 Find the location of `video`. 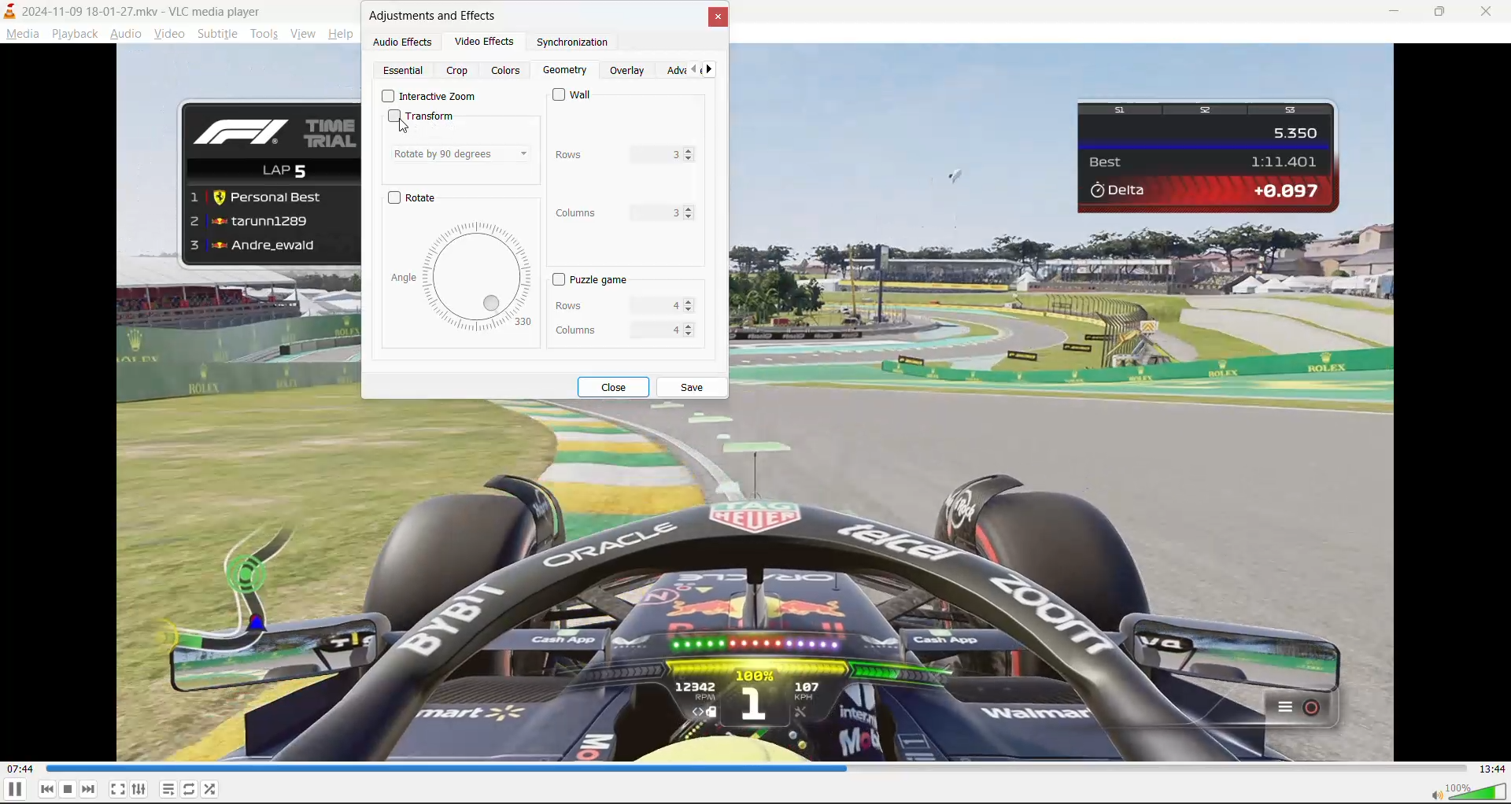

video is located at coordinates (169, 34).